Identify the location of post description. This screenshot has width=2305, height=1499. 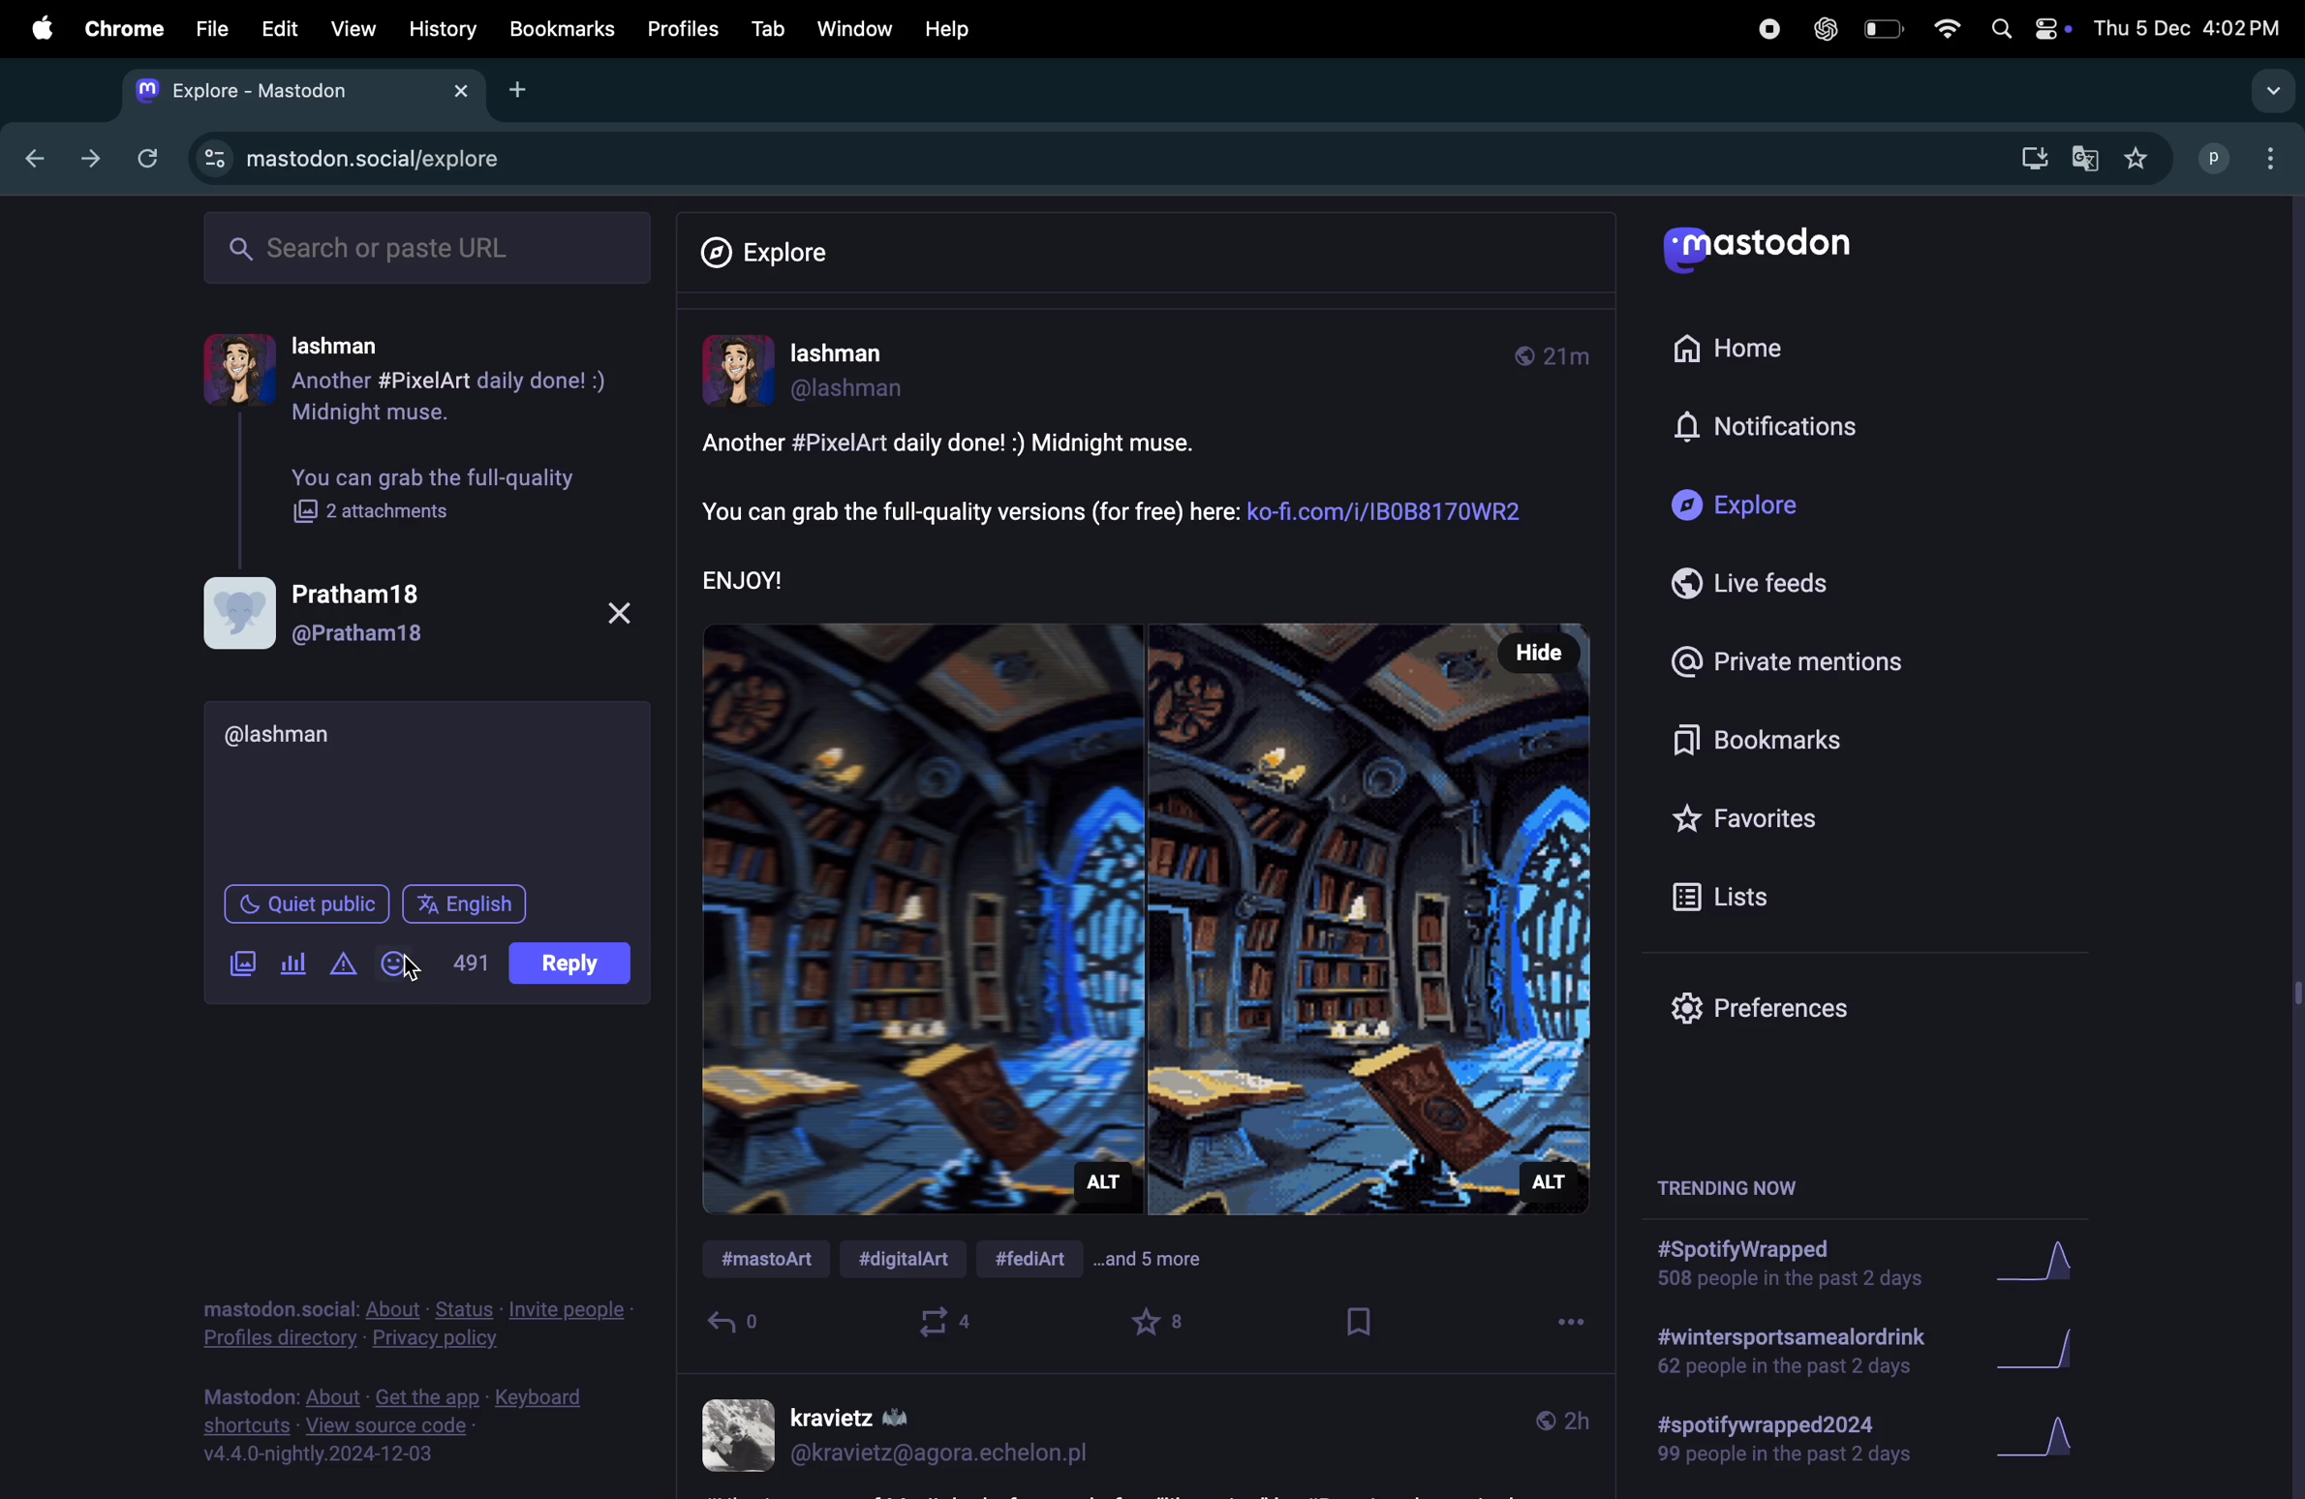
(1124, 510).